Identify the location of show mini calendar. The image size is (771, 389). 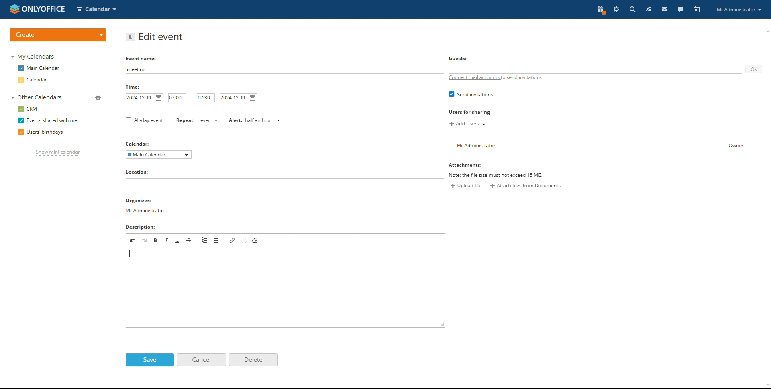
(57, 153).